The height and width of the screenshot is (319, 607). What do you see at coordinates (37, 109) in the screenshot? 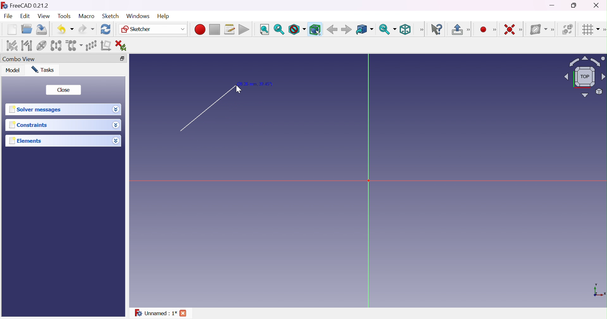
I see `Solver messages` at bounding box center [37, 109].